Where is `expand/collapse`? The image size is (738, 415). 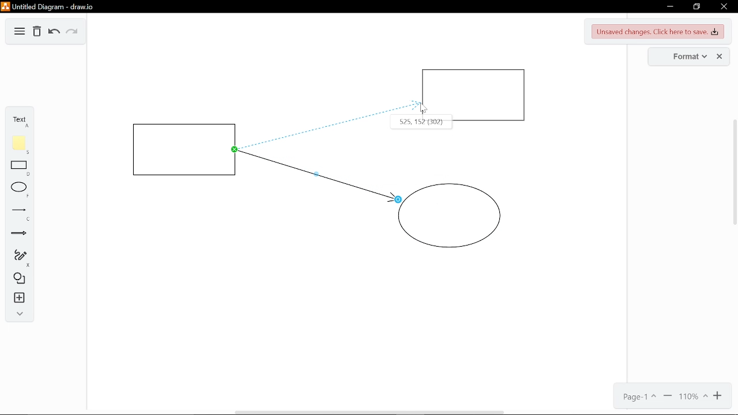
expand/collapse is located at coordinates (18, 315).